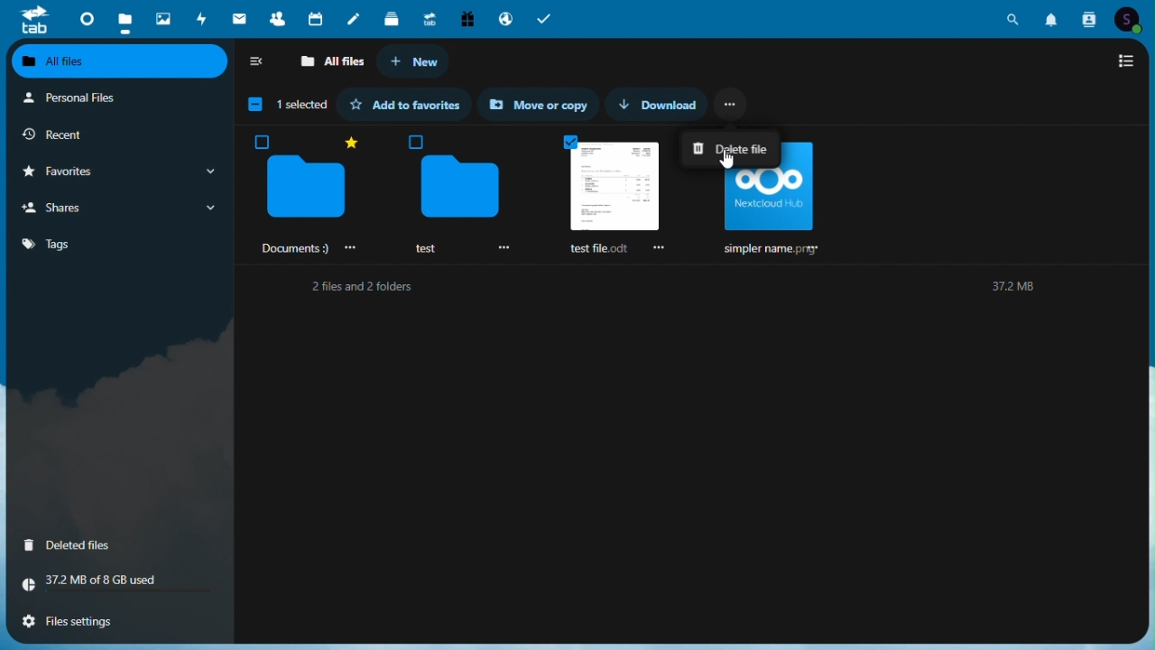 The height and width of the screenshot is (650, 1155). Describe the element at coordinates (111, 546) in the screenshot. I see `Delete files` at that location.